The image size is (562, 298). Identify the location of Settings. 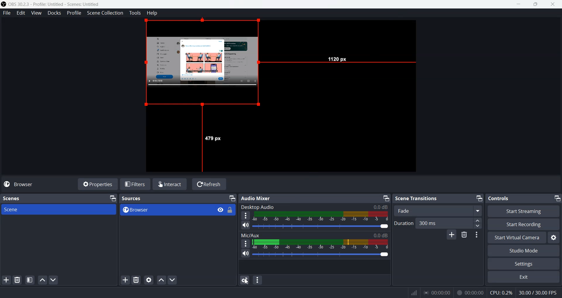
(554, 238).